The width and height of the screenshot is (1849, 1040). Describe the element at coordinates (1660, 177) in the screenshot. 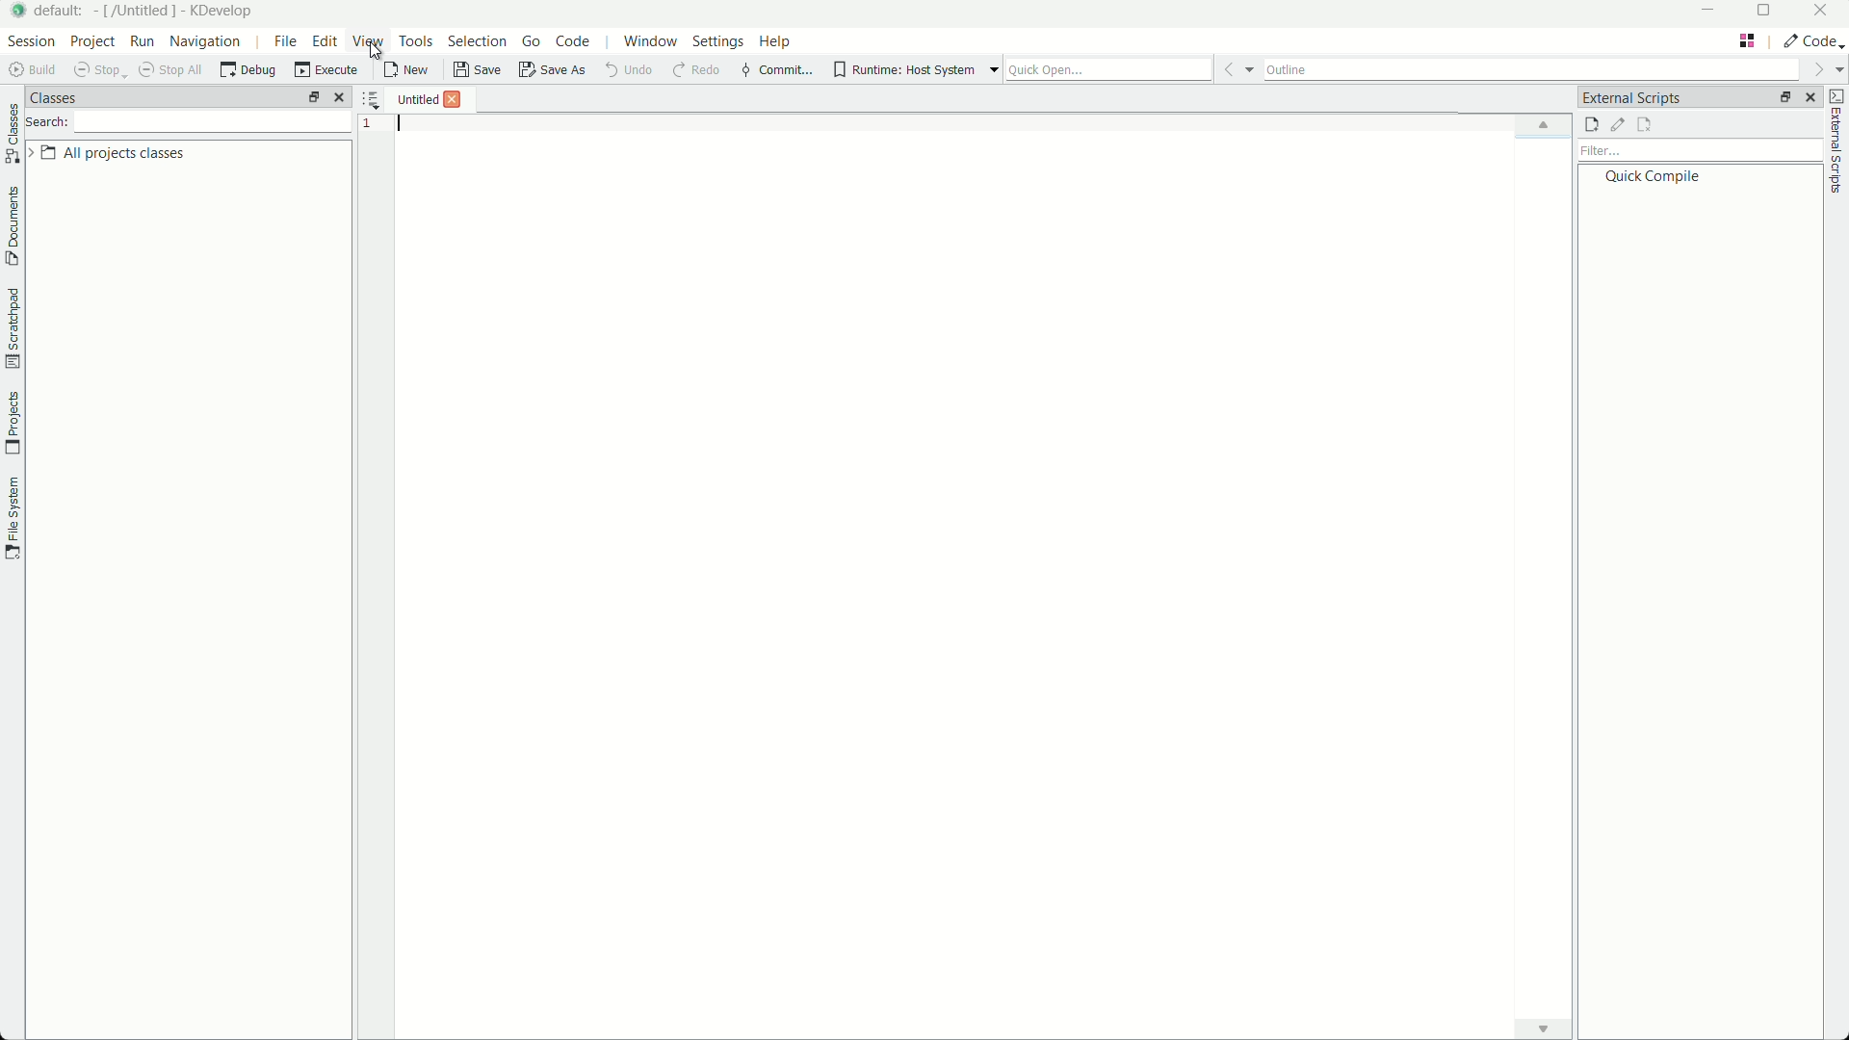

I see `quick compile` at that location.